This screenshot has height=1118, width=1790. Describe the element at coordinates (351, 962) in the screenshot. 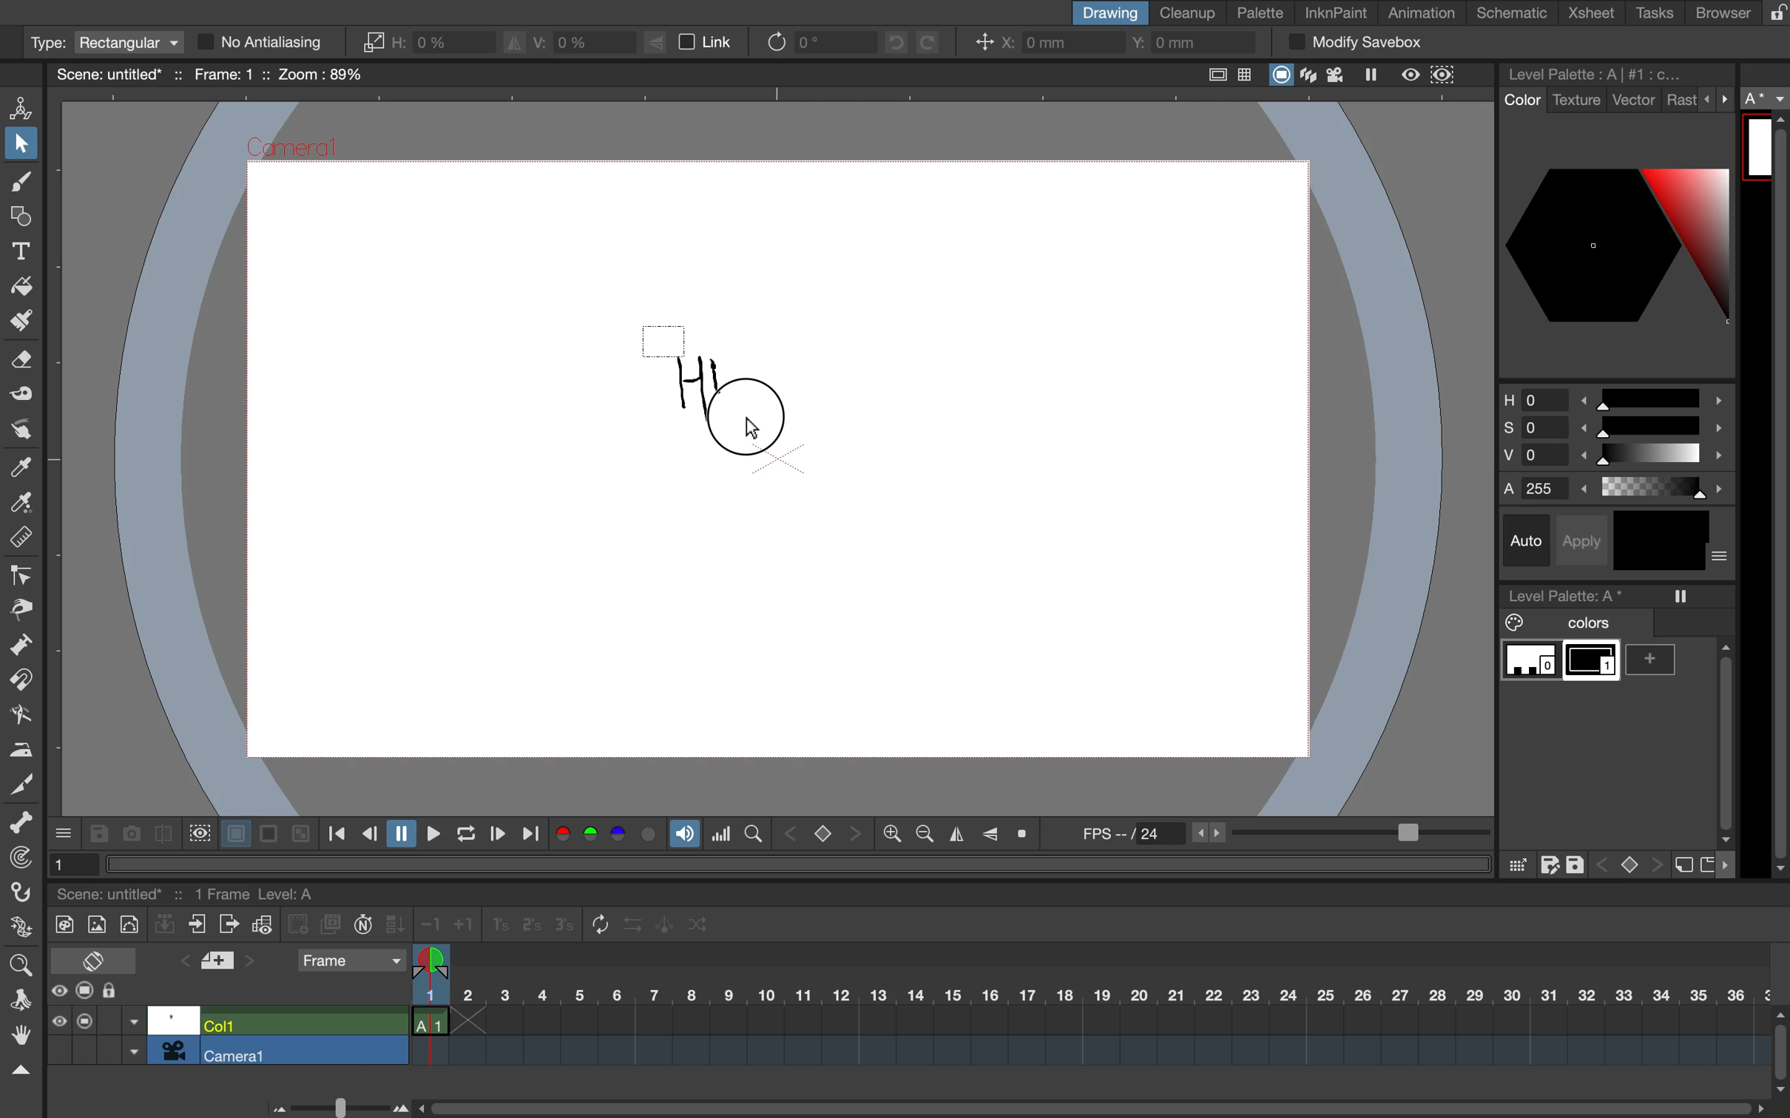

I see `frame` at that location.